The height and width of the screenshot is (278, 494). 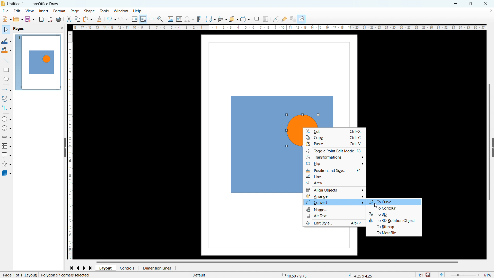 What do you see at coordinates (160, 19) in the screenshot?
I see `xoom snd pan` at bounding box center [160, 19].